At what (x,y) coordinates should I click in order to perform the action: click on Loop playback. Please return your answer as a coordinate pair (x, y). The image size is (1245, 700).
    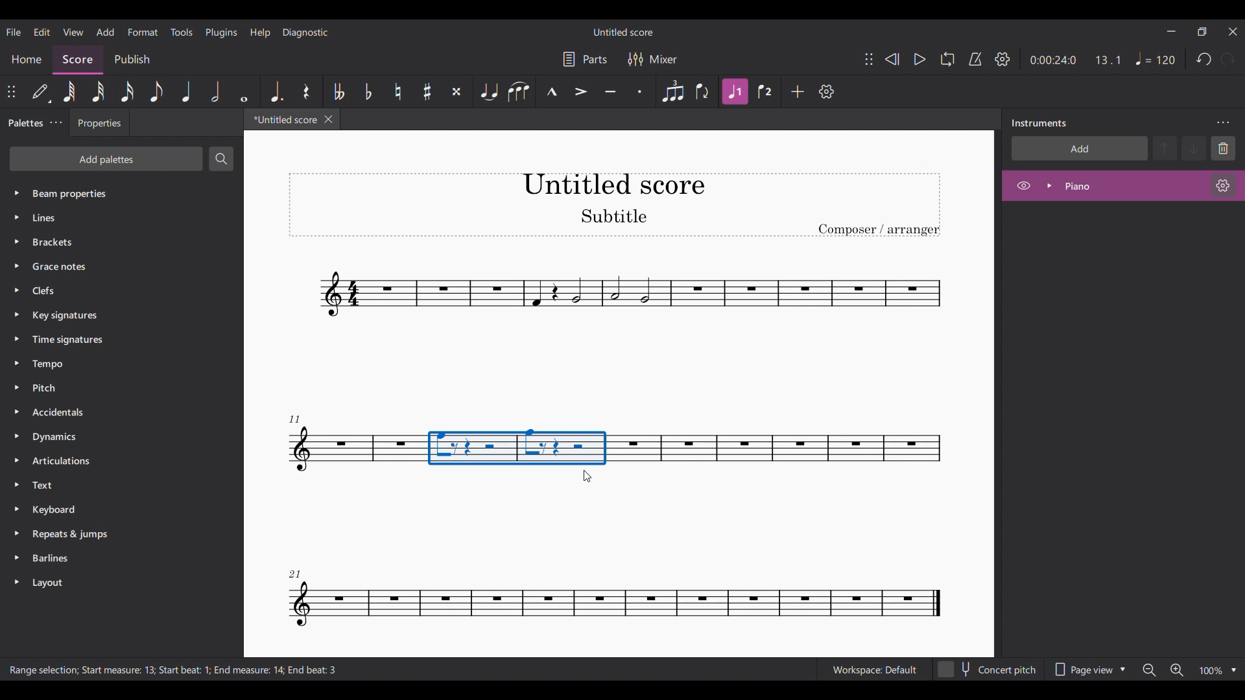
    Looking at the image, I should click on (947, 59).